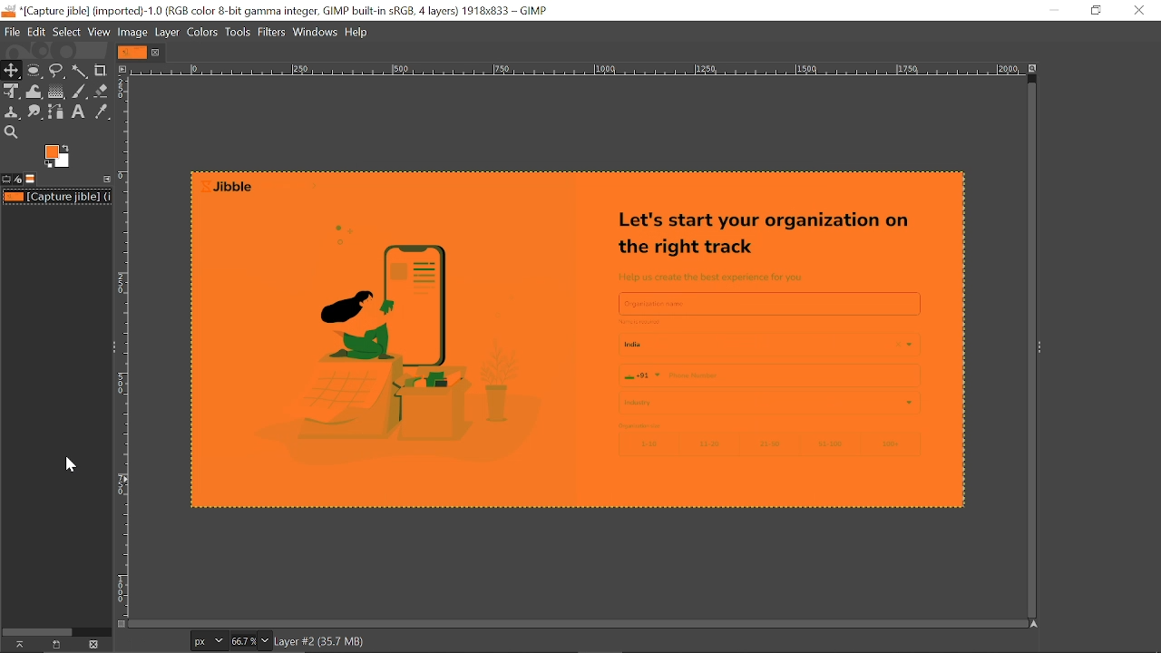 The image size is (1161, 653). I want to click on Current zoom, so click(241, 640).